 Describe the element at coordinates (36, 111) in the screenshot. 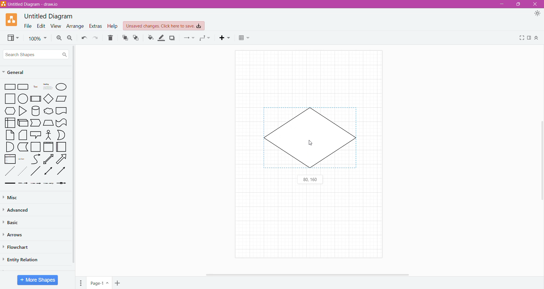

I see `Cylinder` at that location.